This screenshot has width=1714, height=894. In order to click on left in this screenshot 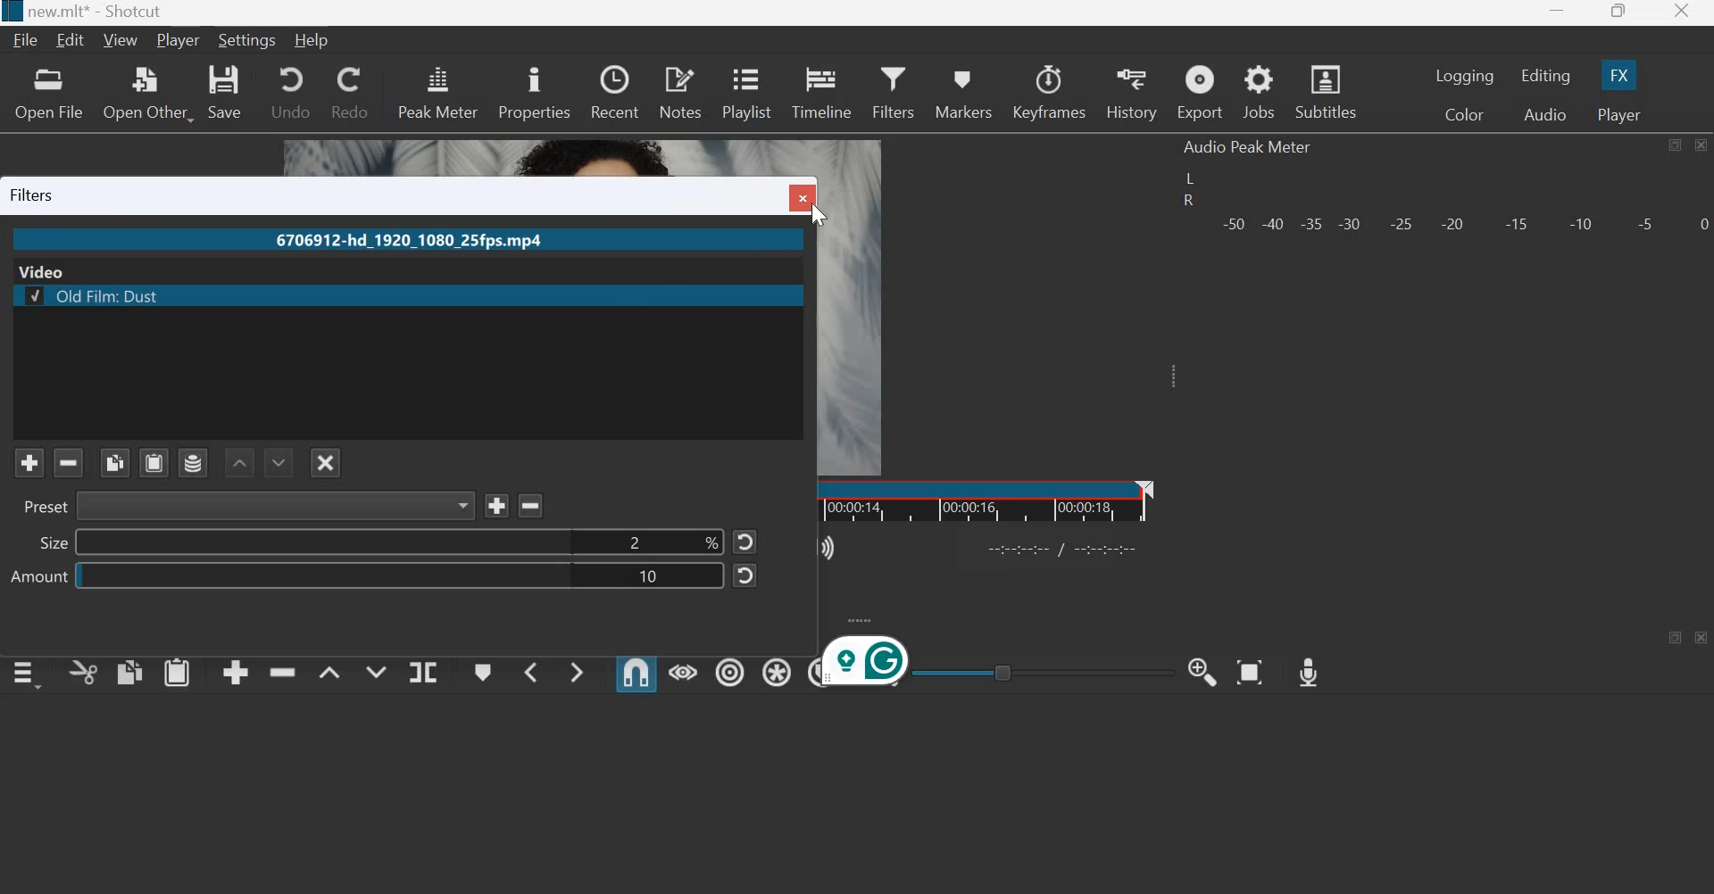, I will do `click(1193, 178)`.